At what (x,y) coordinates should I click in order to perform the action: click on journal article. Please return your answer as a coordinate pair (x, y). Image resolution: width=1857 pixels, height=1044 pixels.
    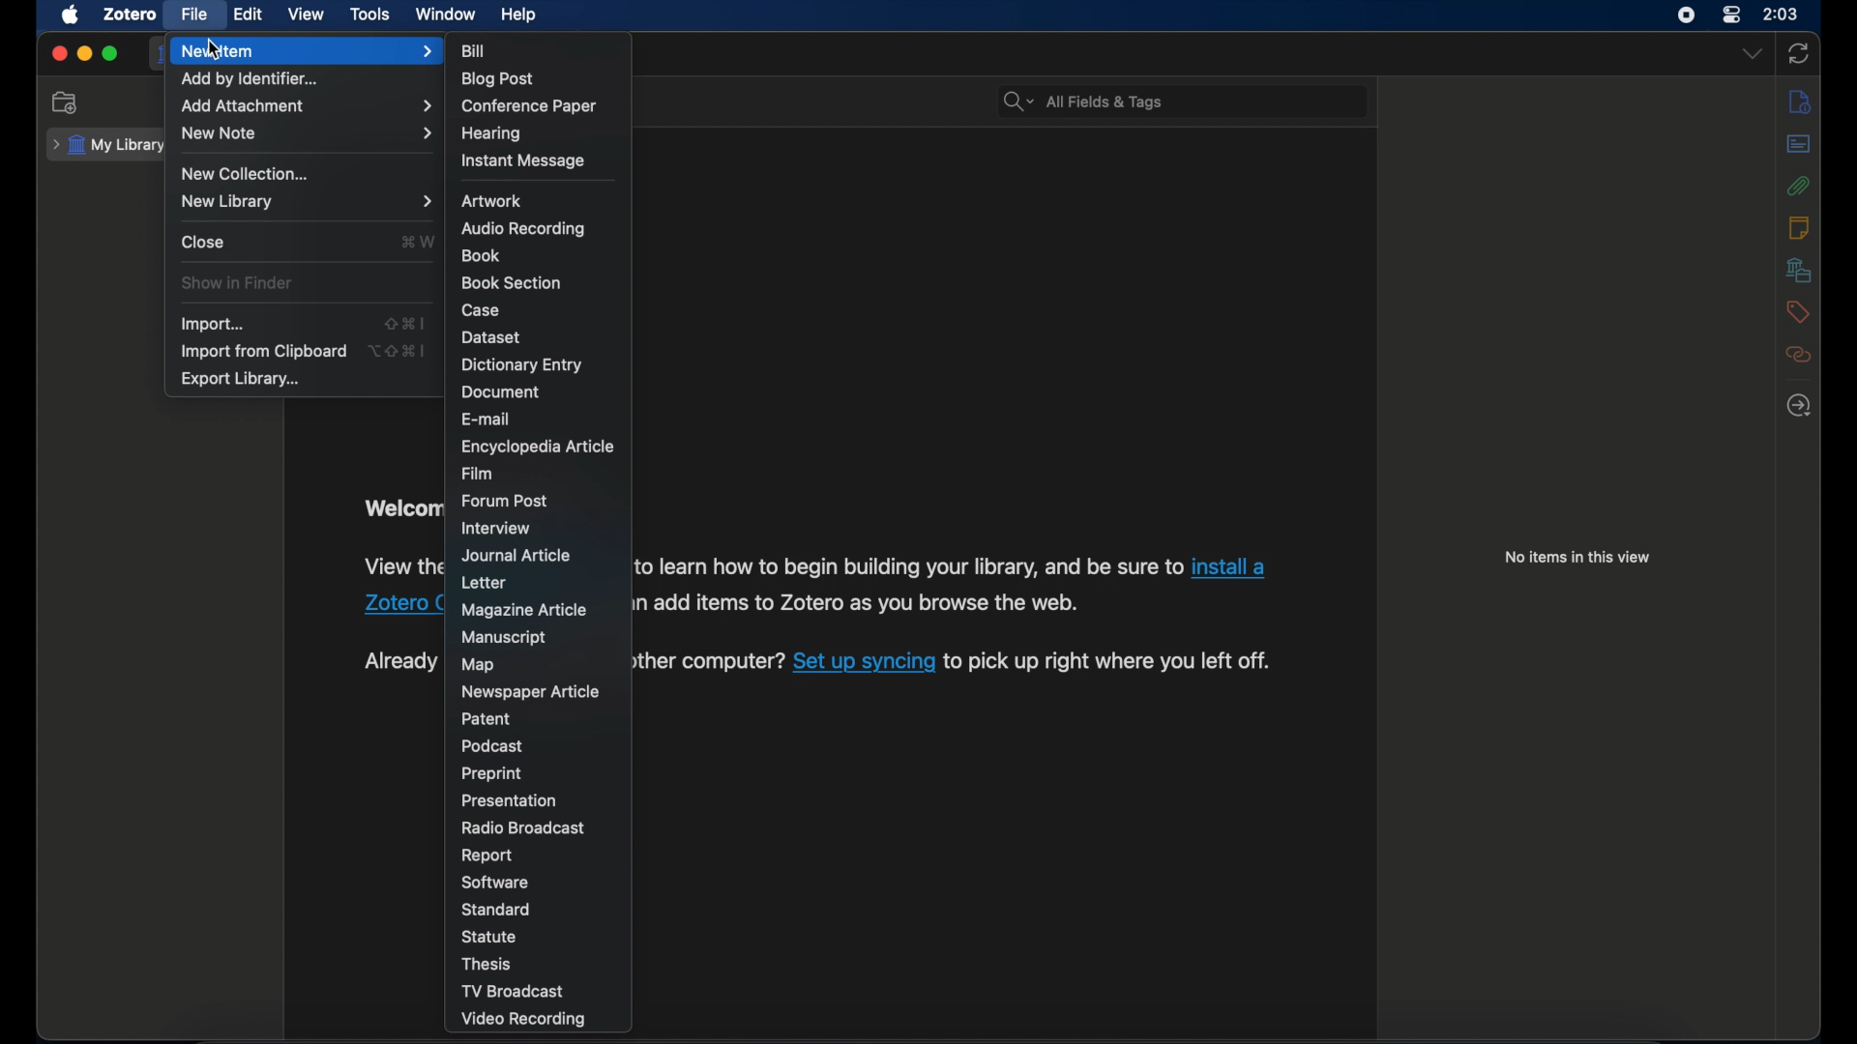
    Looking at the image, I should click on (515, 555).